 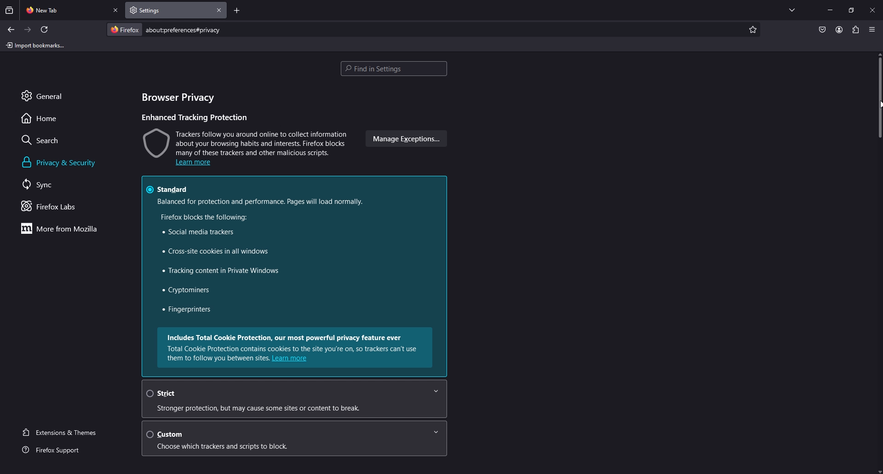 What do you see at coordinates (48, 184) in the screenshot?
I see `sync` at bounding box center [48, 184].